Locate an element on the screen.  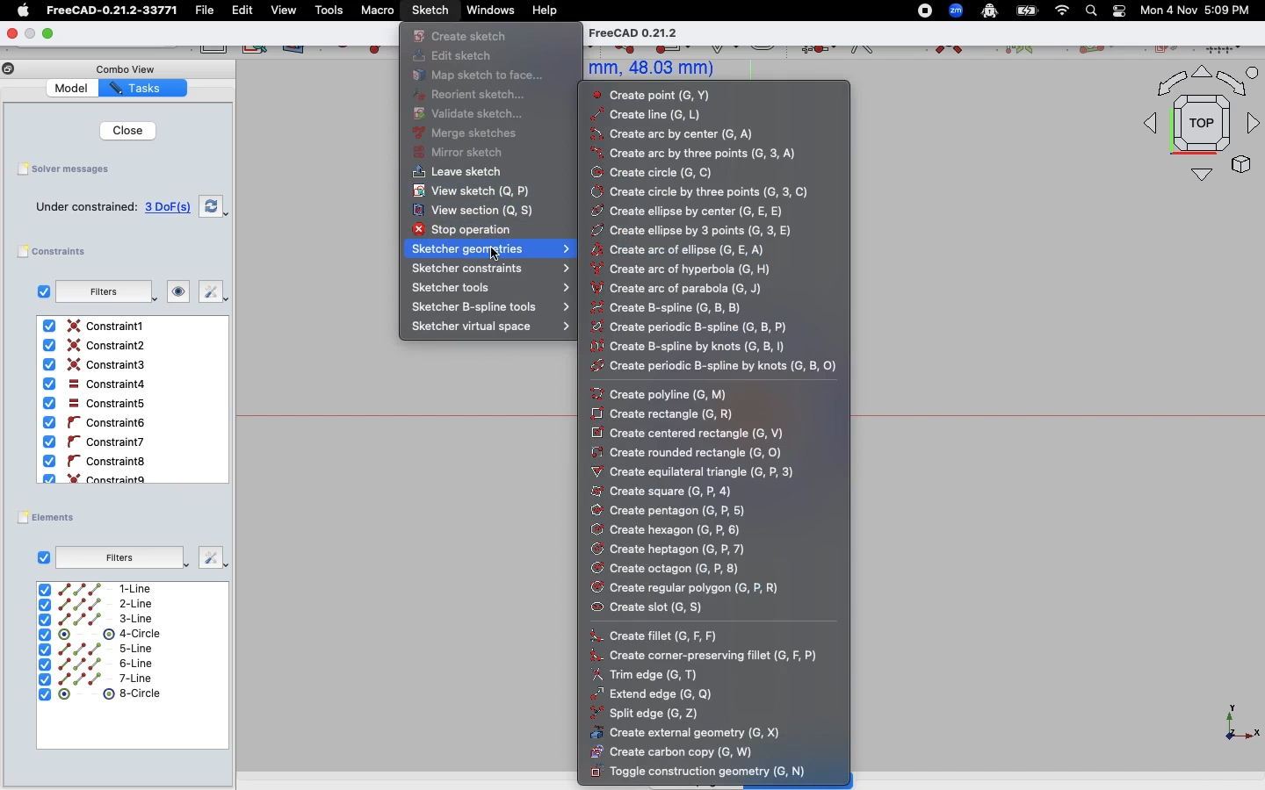
Map sketch to face is located at coordinates (484, 76).